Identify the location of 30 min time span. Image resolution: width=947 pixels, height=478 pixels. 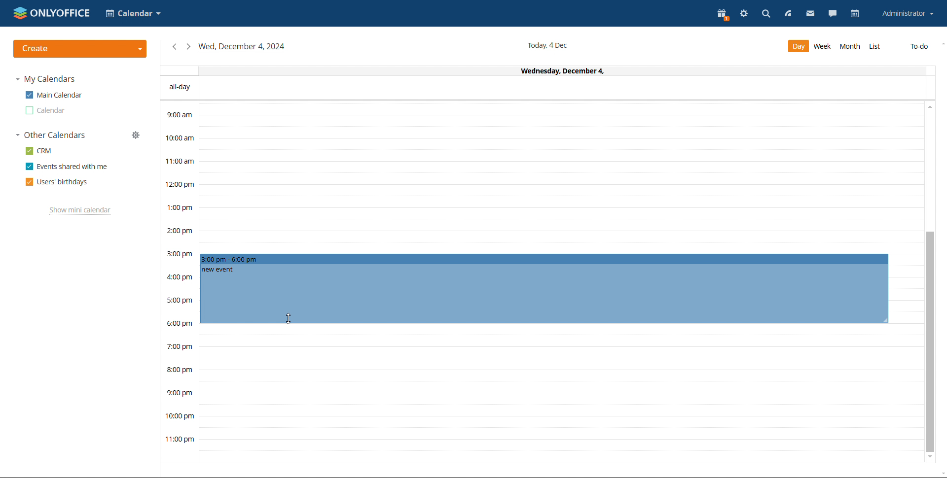
(561, 191).